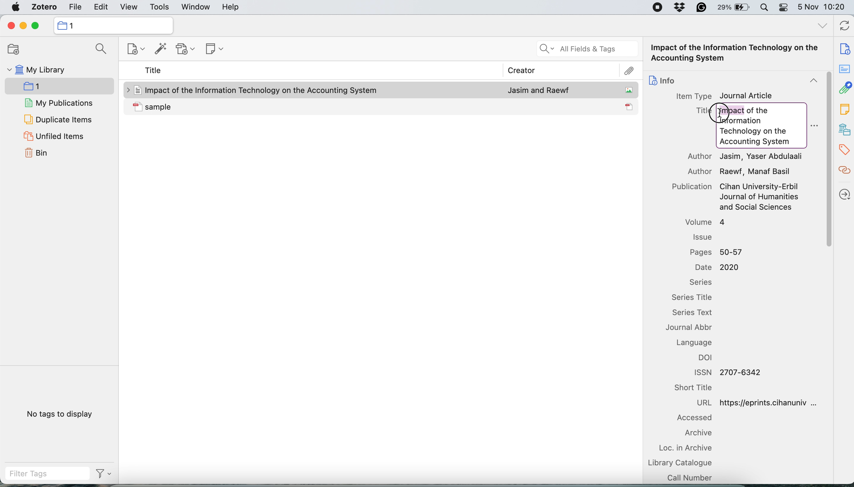  What do you see at coordinates (669, 80) in the screenshot?
I see `info` at bounding box center [669, 80].